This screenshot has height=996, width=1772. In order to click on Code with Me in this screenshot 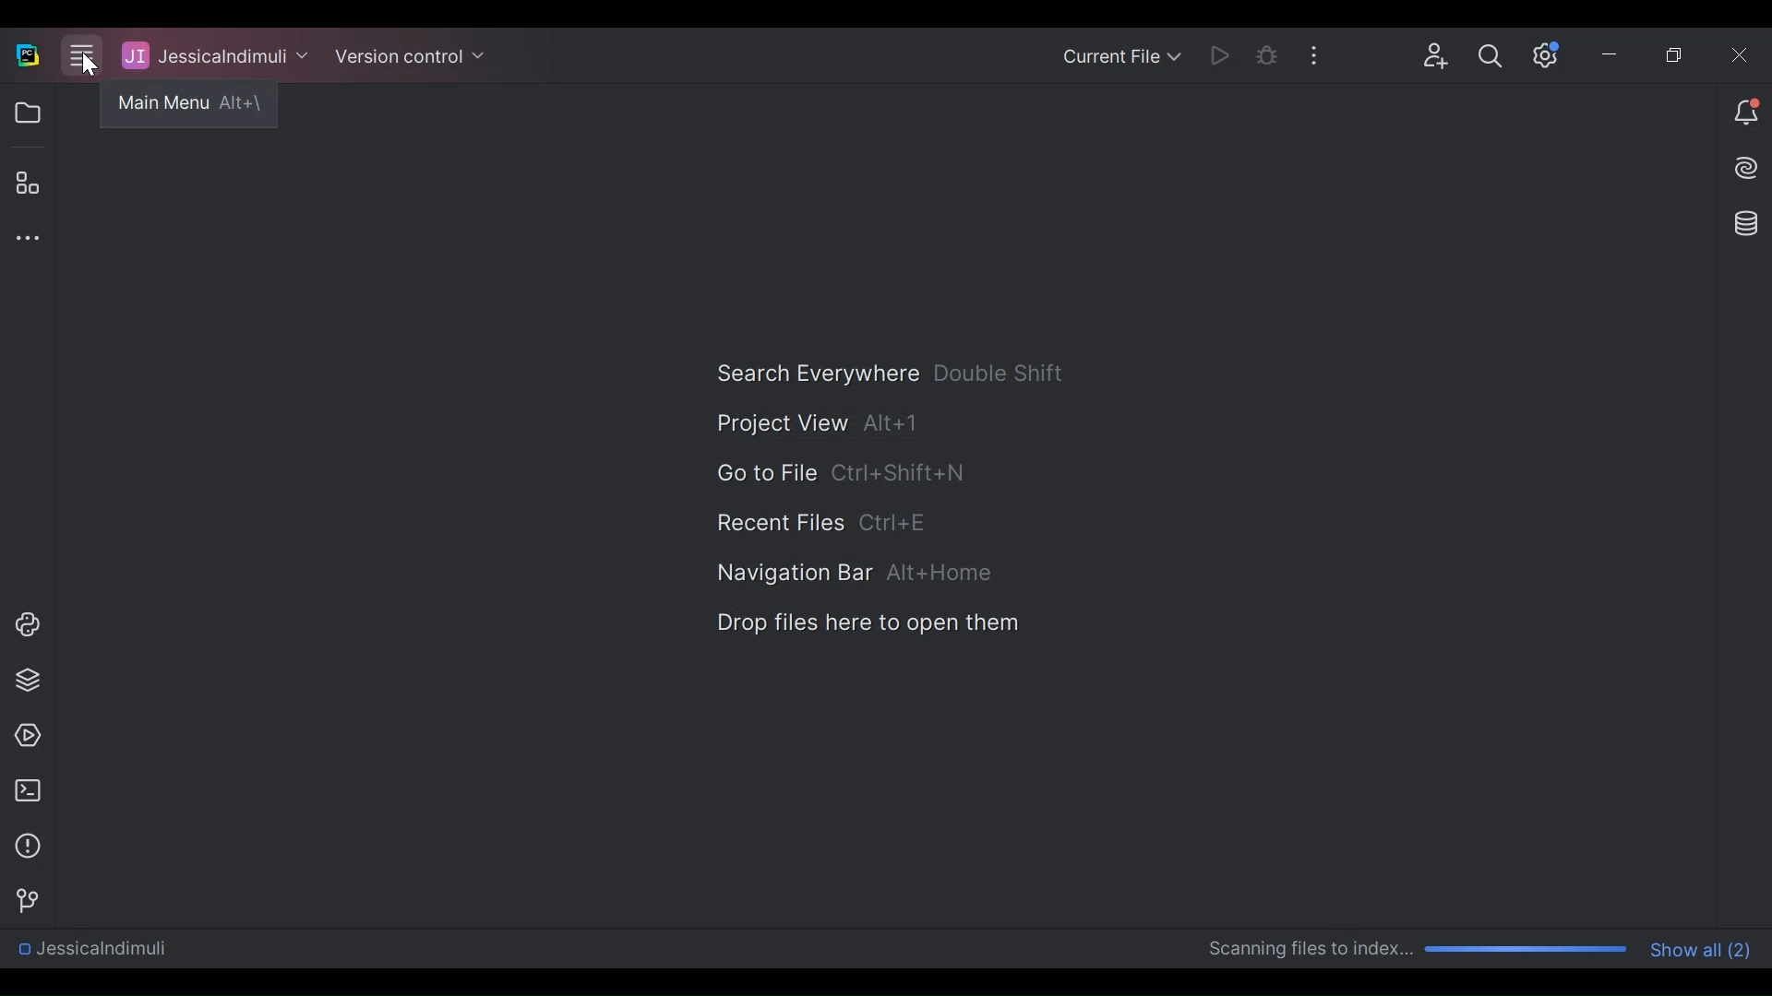, I will do `click(1438, 53)`.